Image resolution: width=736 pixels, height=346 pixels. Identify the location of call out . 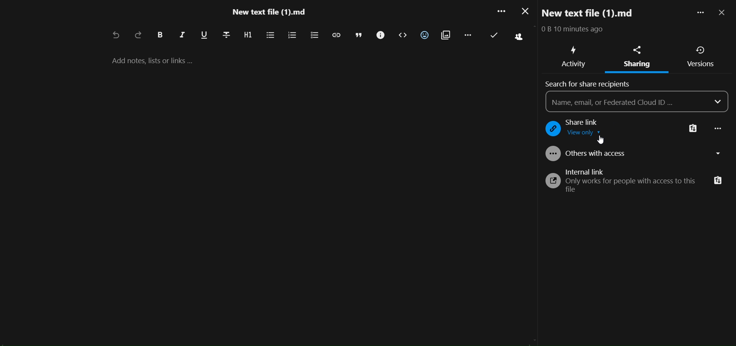
(379, 35).